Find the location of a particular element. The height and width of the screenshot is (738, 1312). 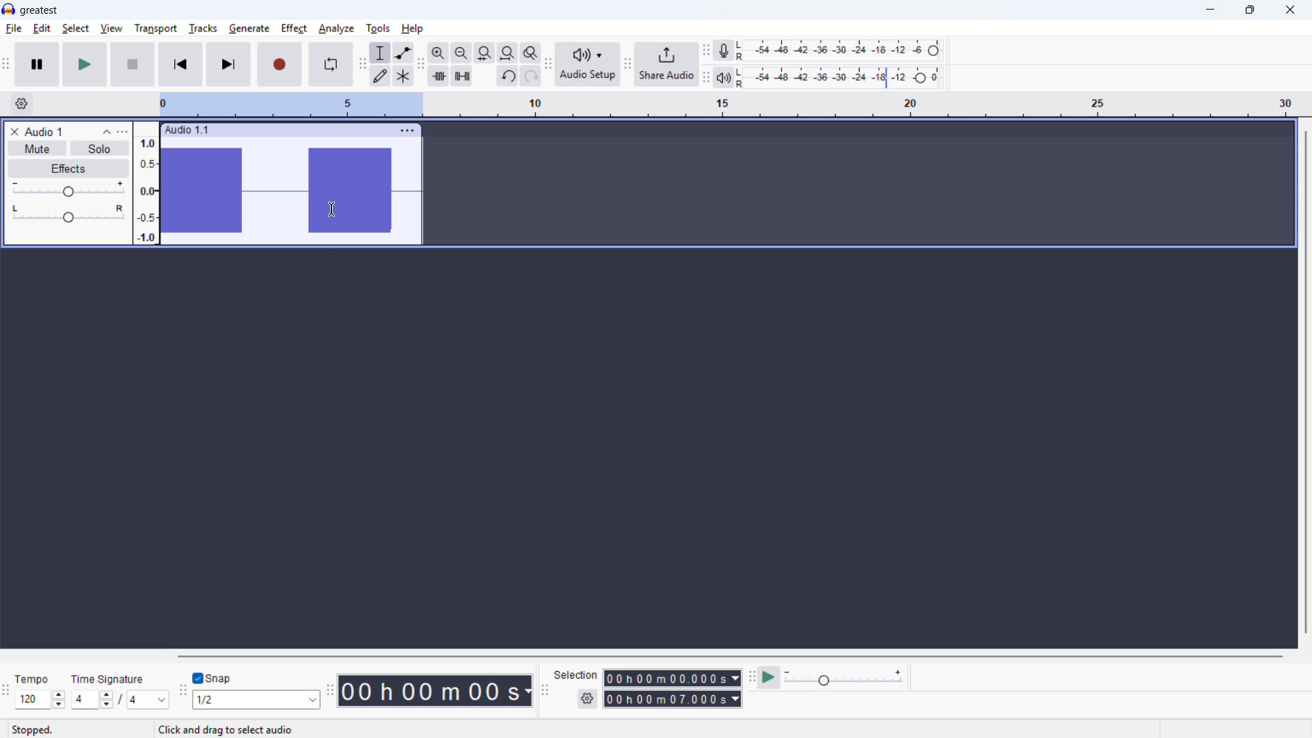

Multi tool  is located at coordinates (403, 77).